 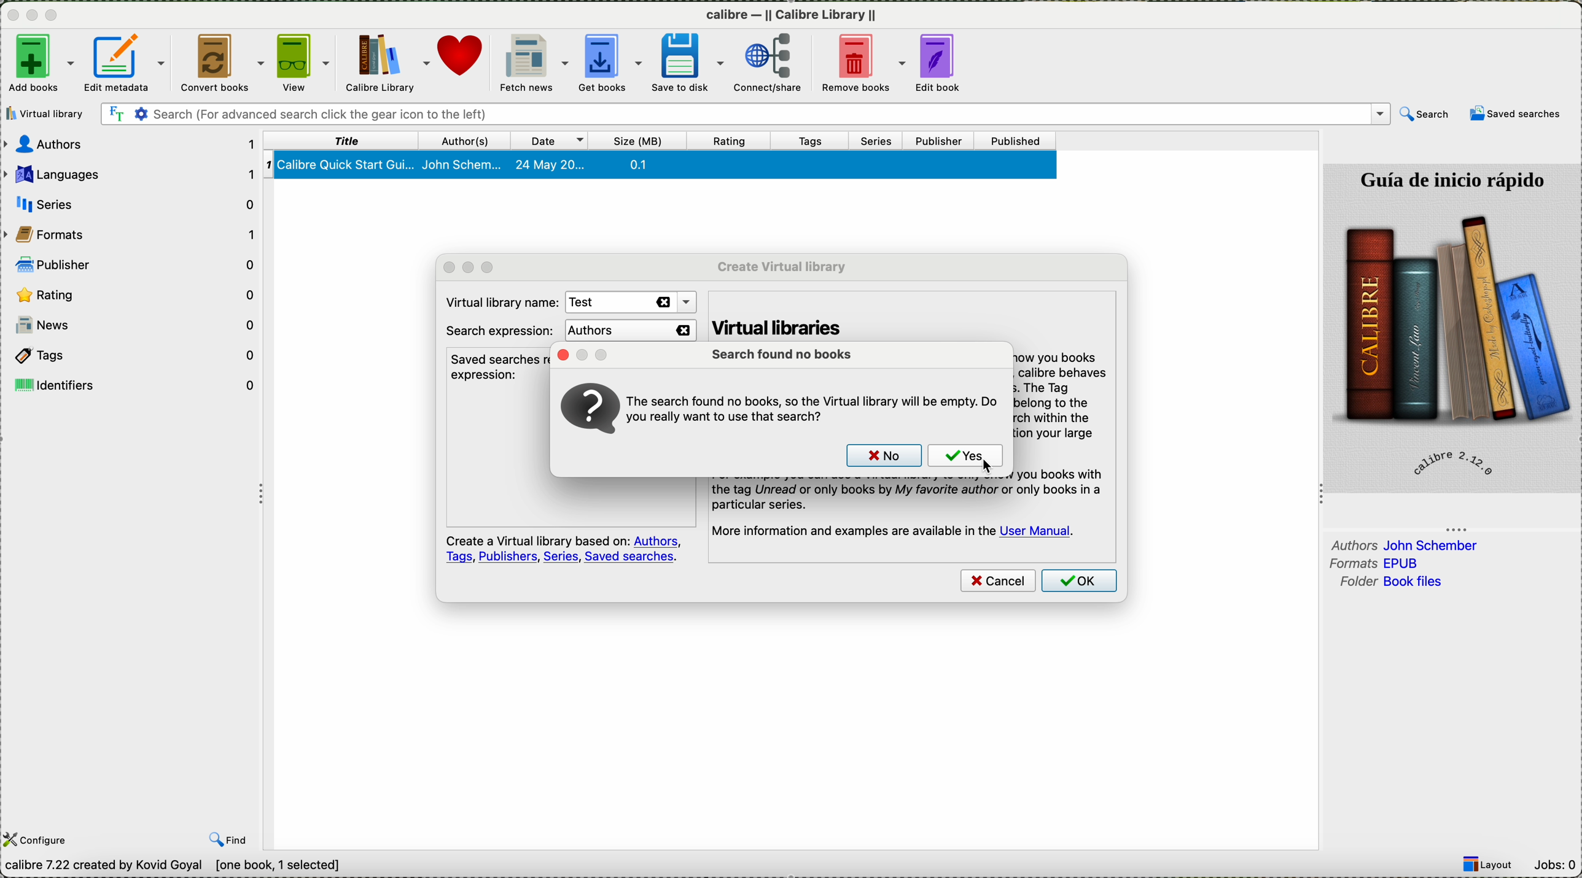 What do you see at coordinates (555, 141) in the screenshot?
I see `date` at bounding box center [555, 141].